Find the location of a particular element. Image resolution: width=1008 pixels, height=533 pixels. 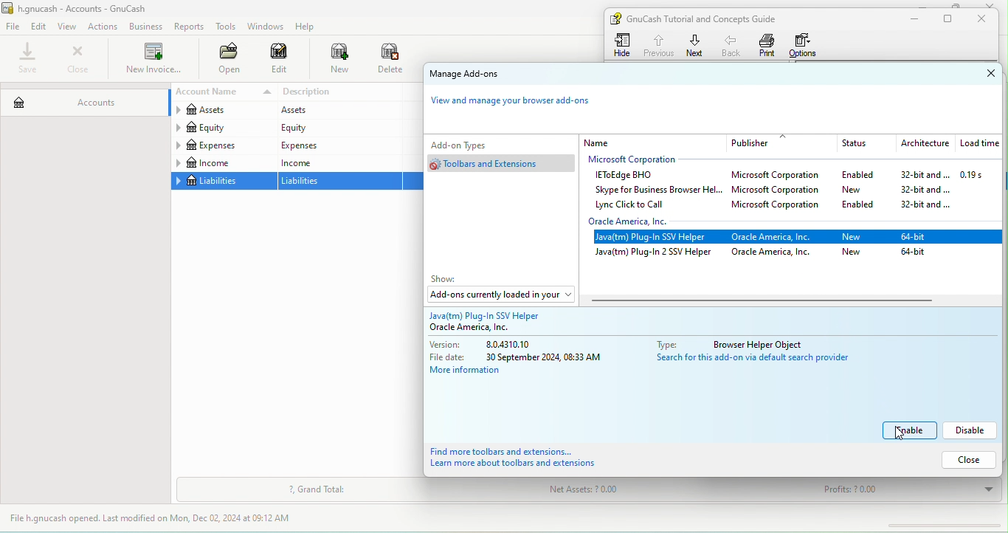

more information is located at coordinates (476, 372).